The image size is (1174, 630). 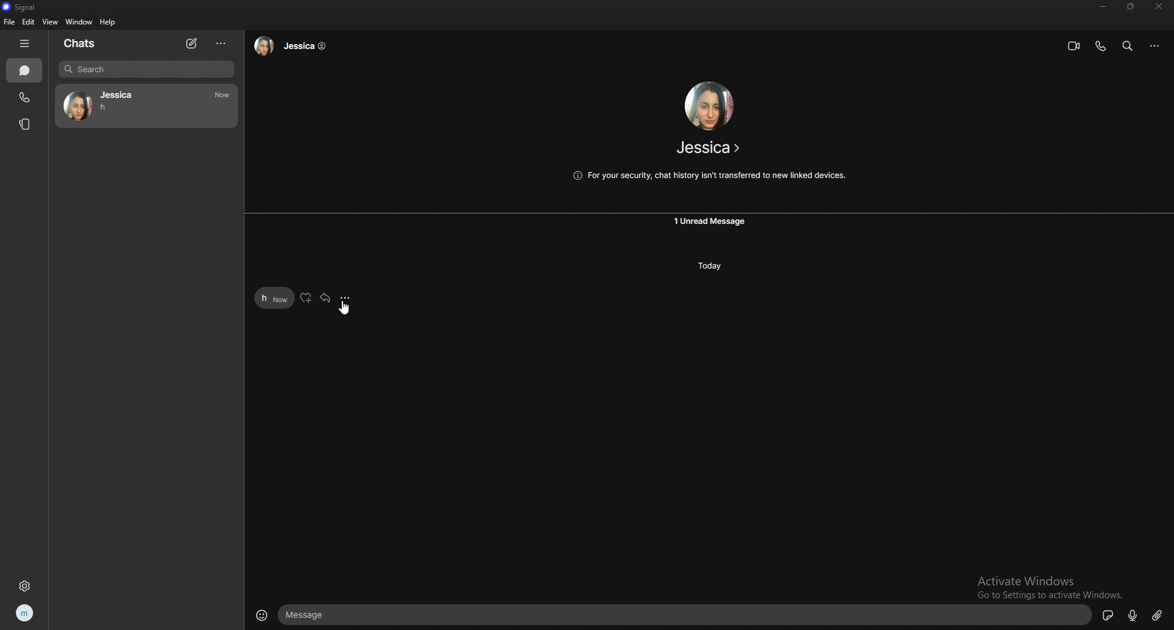 I want to click on file, so click(x=10, y=22).